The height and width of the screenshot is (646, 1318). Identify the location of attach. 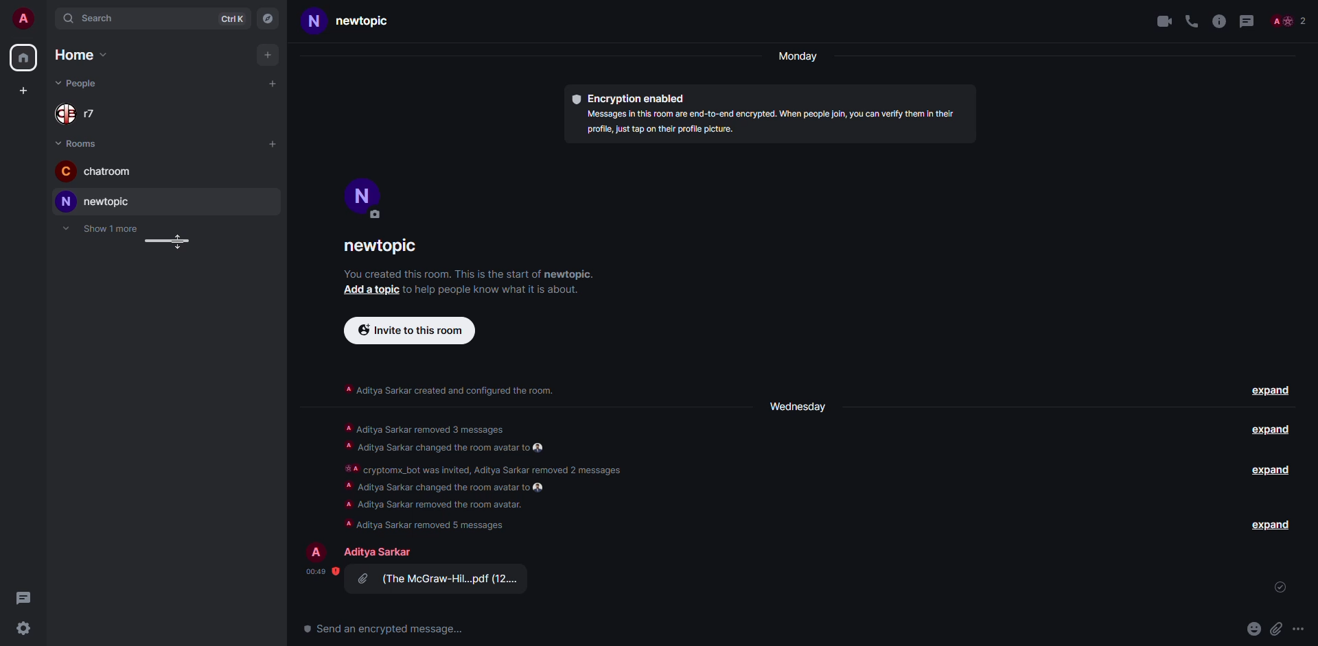
(1278, 629).